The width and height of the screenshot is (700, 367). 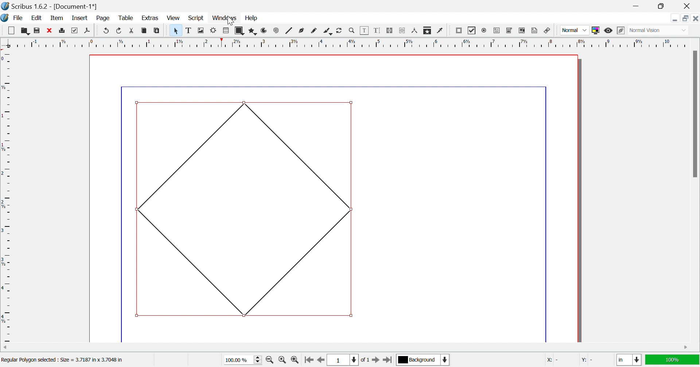 What do you see at coordinates (498, 31) in the screenshot?
I see `PDF text field` at bounding box center [498, 31].